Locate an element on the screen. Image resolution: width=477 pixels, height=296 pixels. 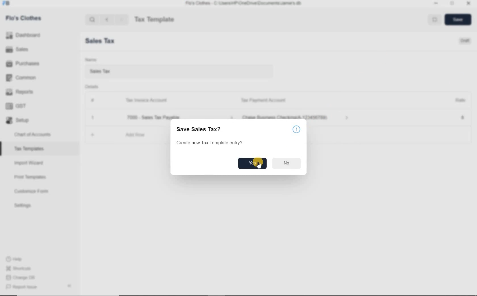
Create new Tax Template entry? is located at coordinates (209, 142).